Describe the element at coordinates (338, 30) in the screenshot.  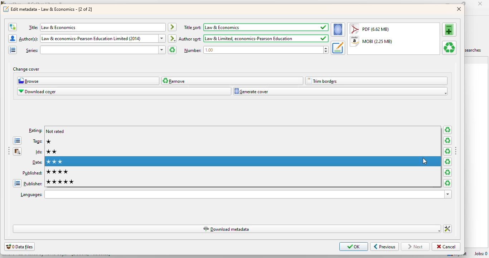
I see `set the cover for the book from the selected format` at that location.